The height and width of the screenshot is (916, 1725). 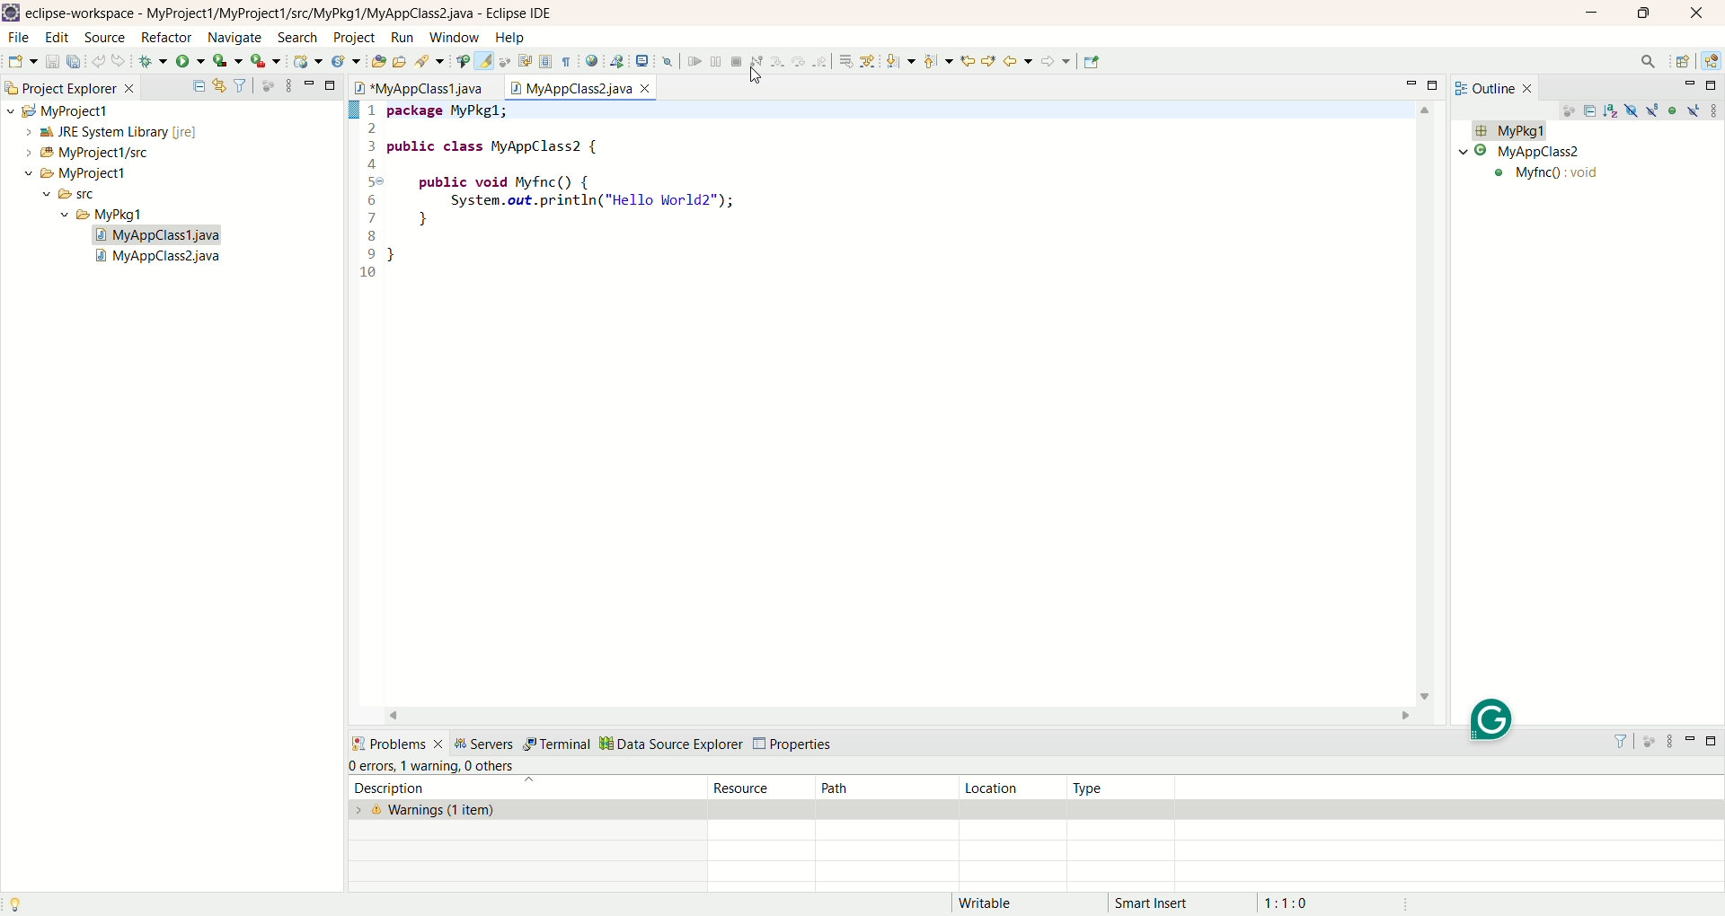 What do you see at coordinates (884, 787) in the screenshot?
I see `path` at bounding box center [884, 787].